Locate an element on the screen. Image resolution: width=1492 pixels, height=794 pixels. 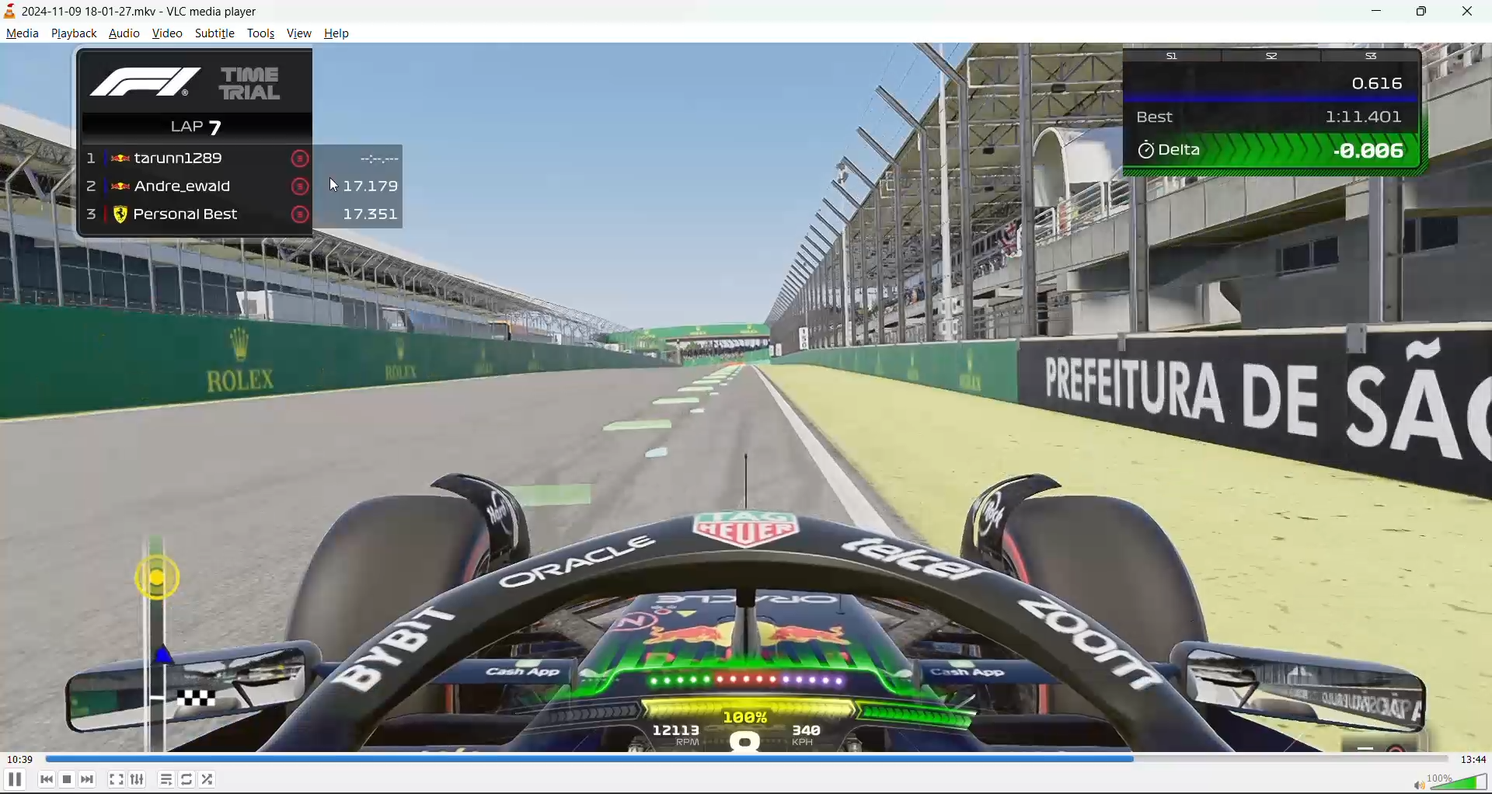
playback is located at coordinates (72, 35).